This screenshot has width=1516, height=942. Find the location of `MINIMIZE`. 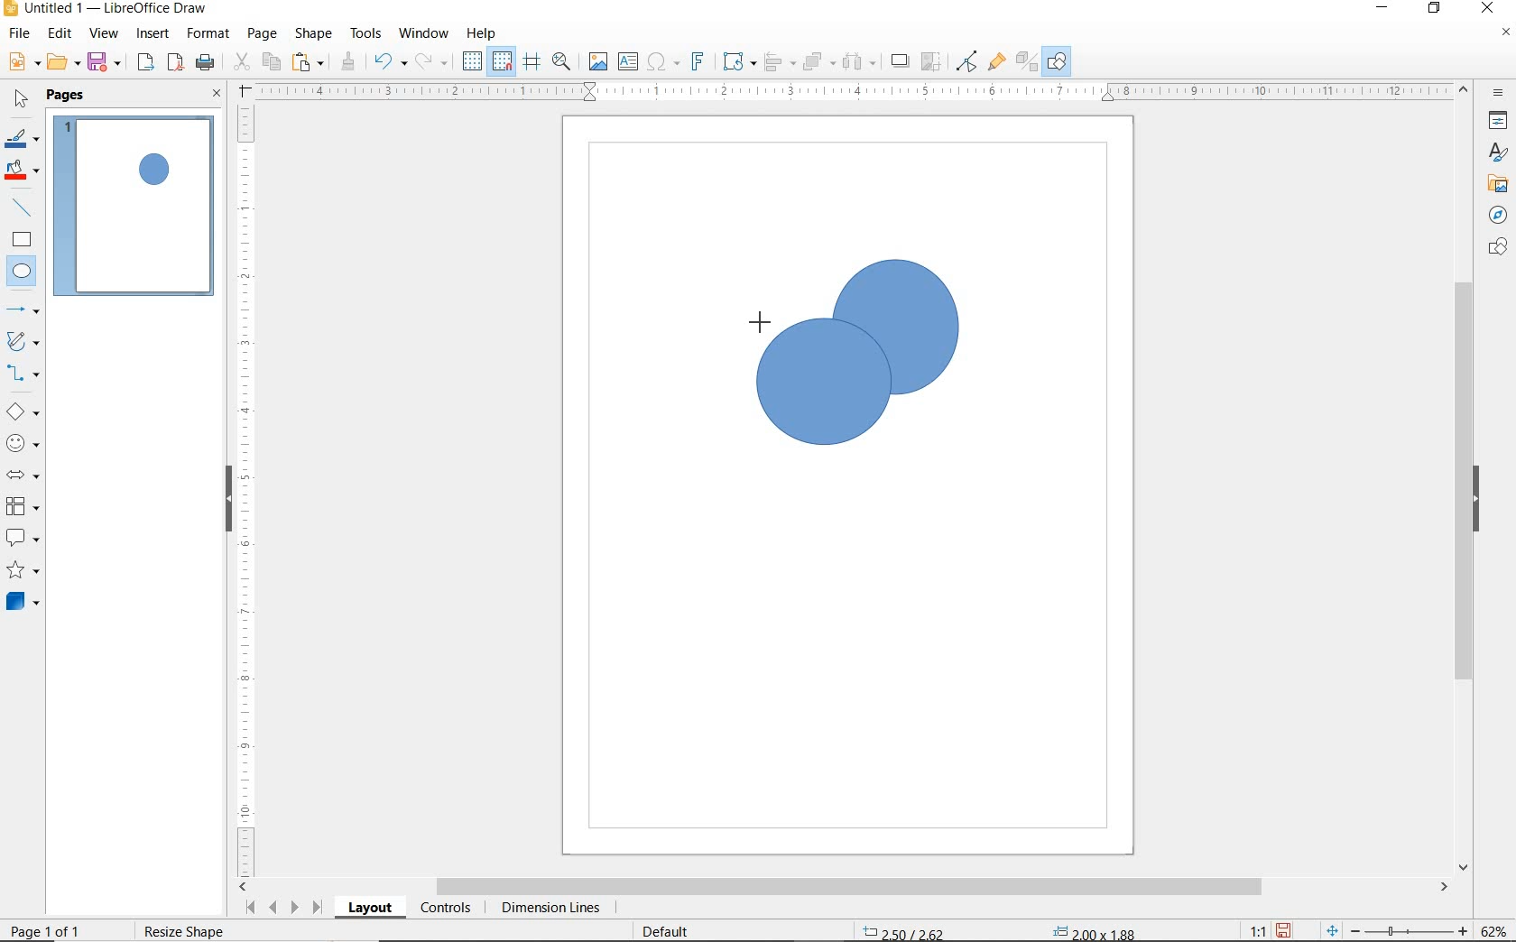

MINIMIZE is located at coordinates (1385, 9).